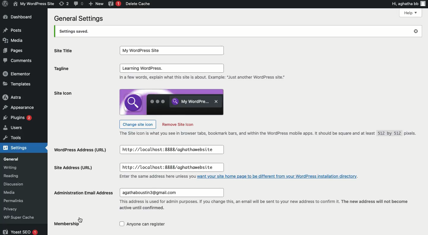 The width and height of the screenshot is (428, 235). I want to click on want your site home page to be different from your WordPress installation directory., so click(280, 178).